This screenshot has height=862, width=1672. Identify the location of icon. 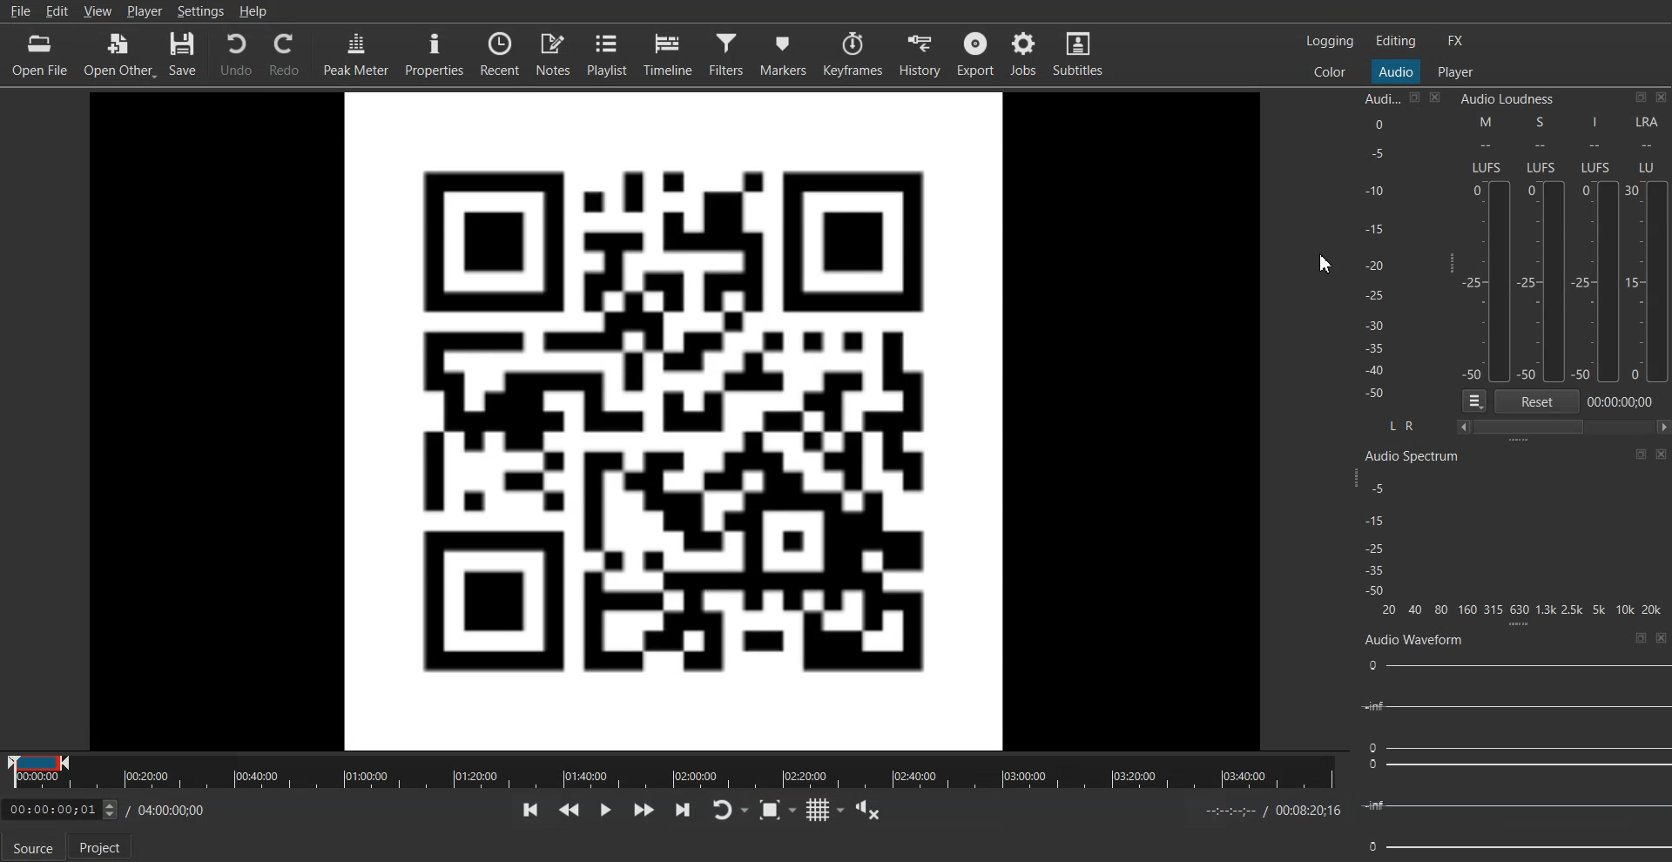
(1639, 455).